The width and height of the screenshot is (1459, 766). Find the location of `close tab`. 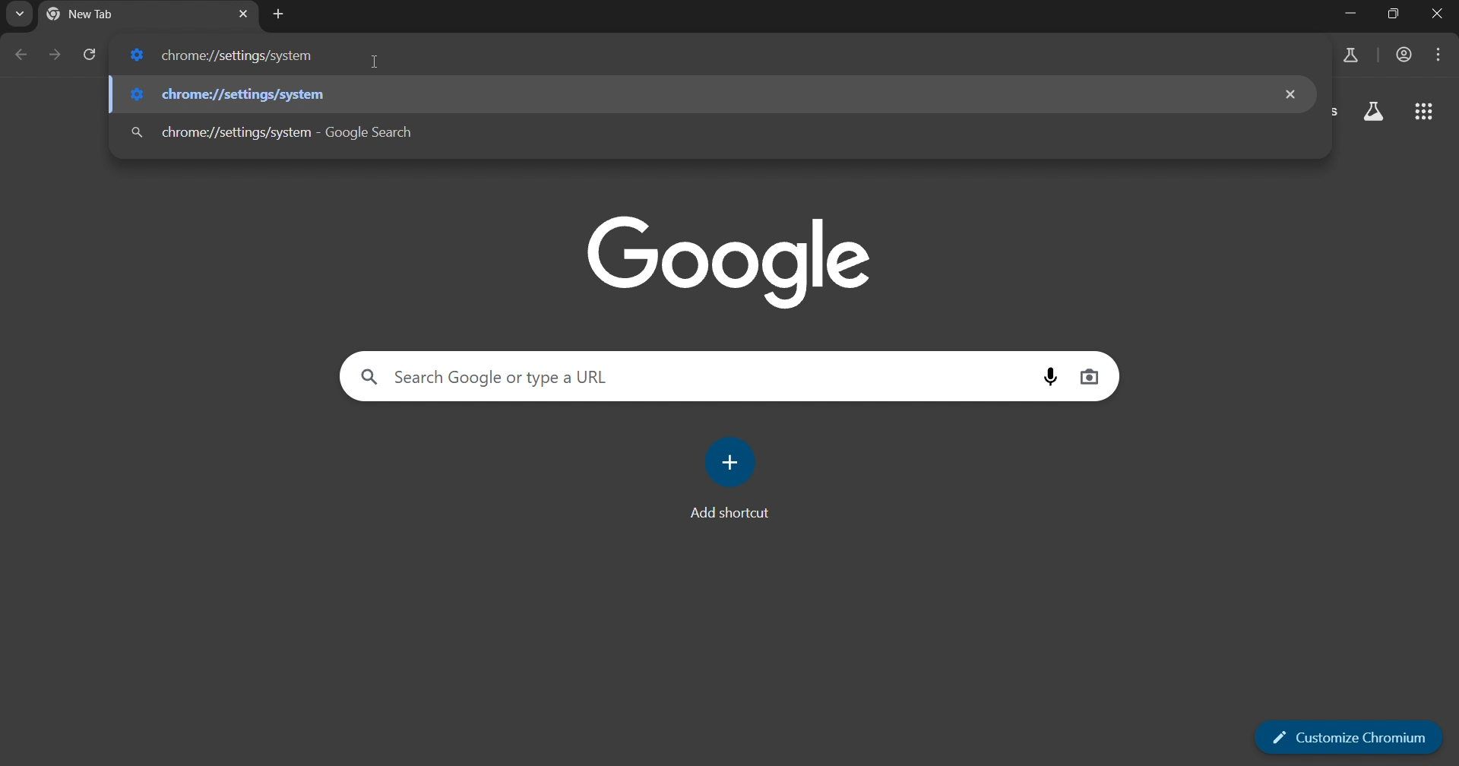

close tab is located at coordinates (241, 15).